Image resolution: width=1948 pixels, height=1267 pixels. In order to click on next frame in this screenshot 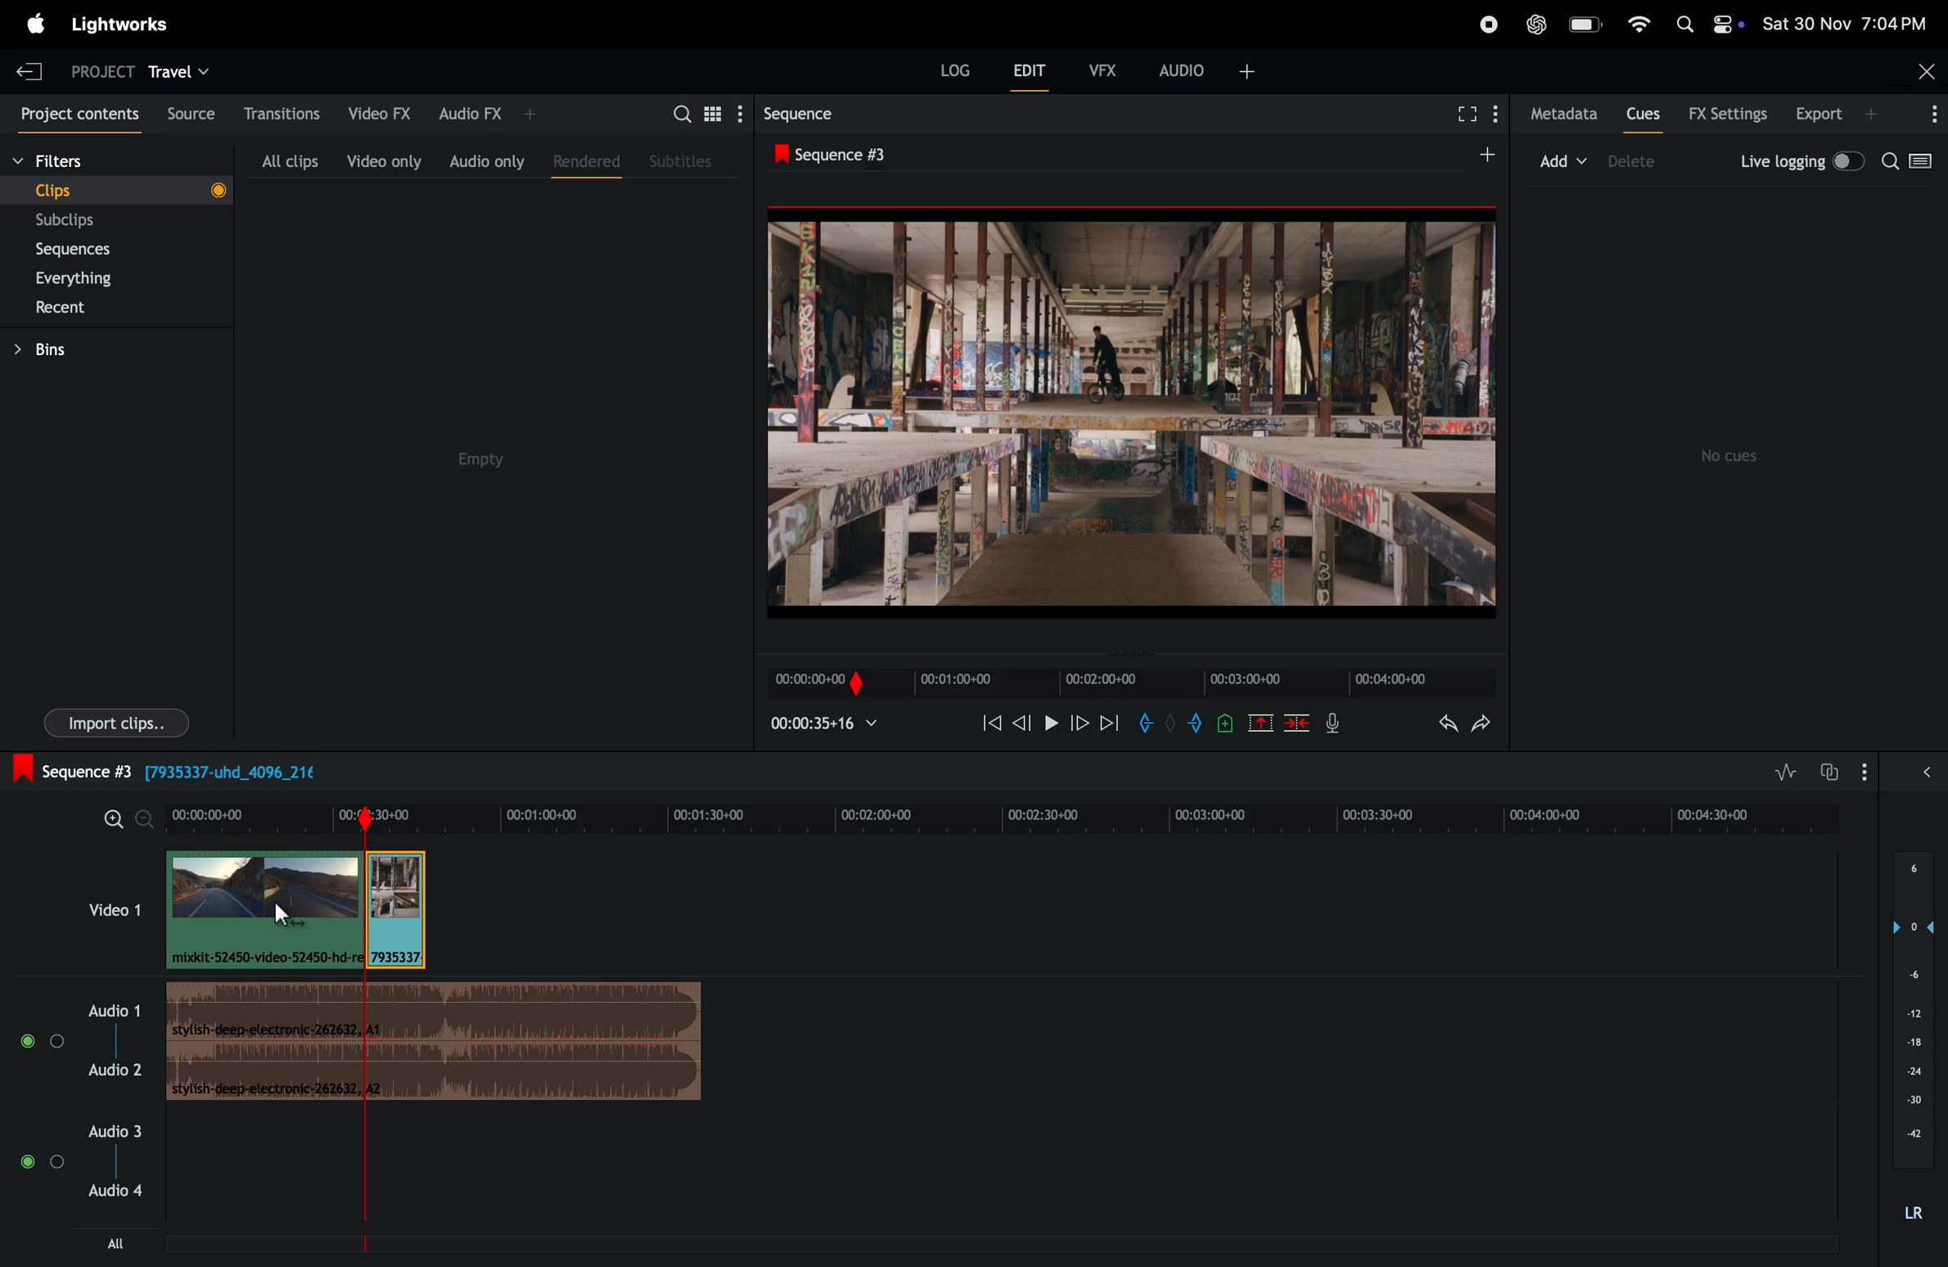, I will do `click(1110, 723)`.